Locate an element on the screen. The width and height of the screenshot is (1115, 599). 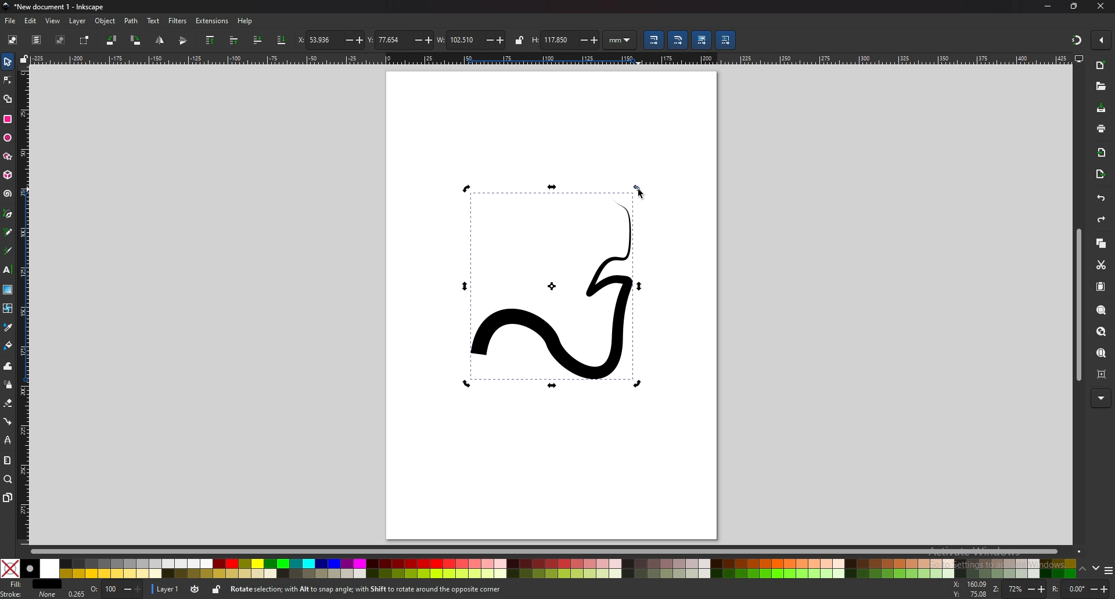
toggle visibility is located at coordinates (196, 589).